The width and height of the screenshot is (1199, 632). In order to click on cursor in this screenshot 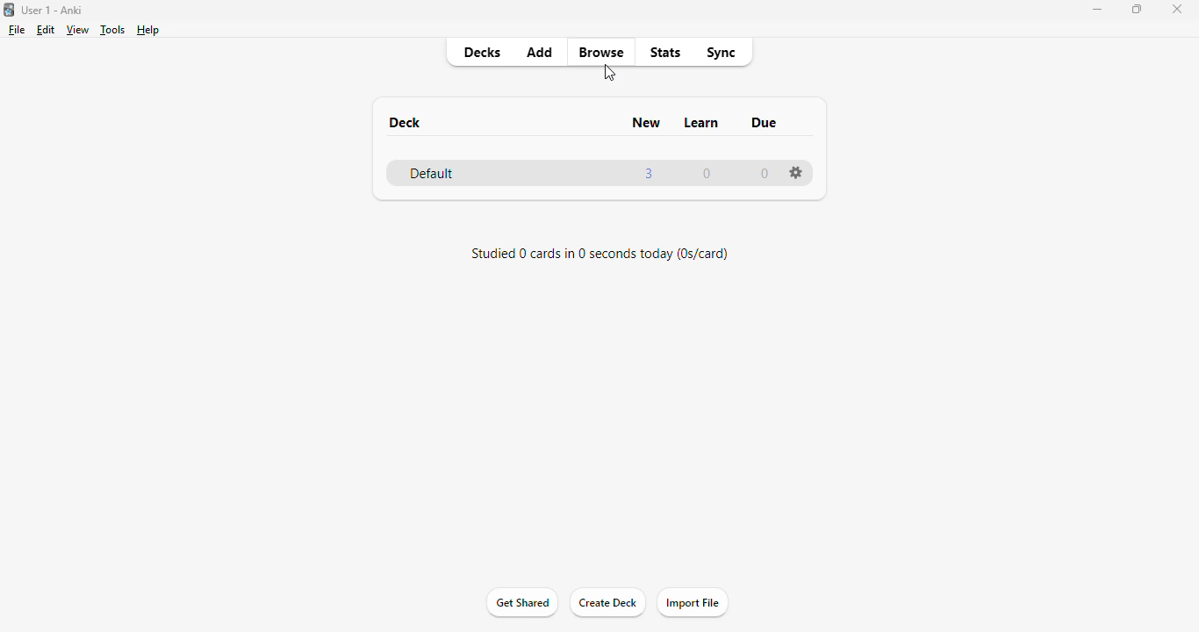, I will do `click(610, 73)`.